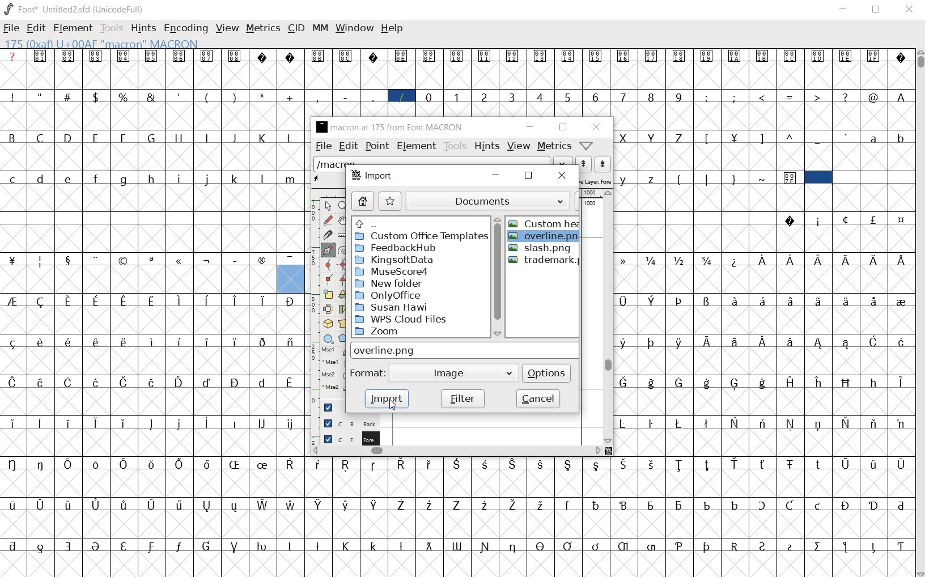 The height and width of the screenshot is (577, 925). Describe the element at coordinates (36, 28) in the screenshot. I see `edit` at that location.